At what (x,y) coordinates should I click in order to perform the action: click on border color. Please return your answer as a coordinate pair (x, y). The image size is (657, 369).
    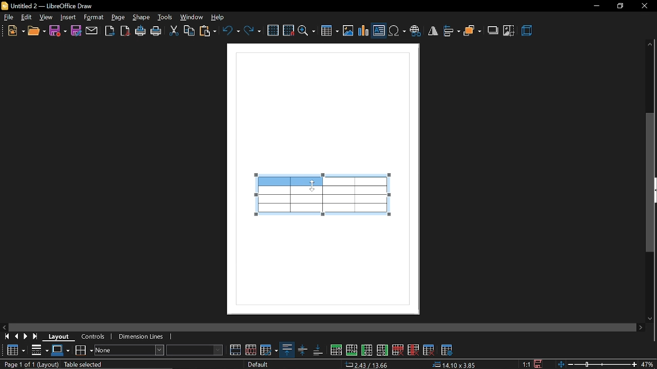
    Looking at the image, I should click on (61, 350).